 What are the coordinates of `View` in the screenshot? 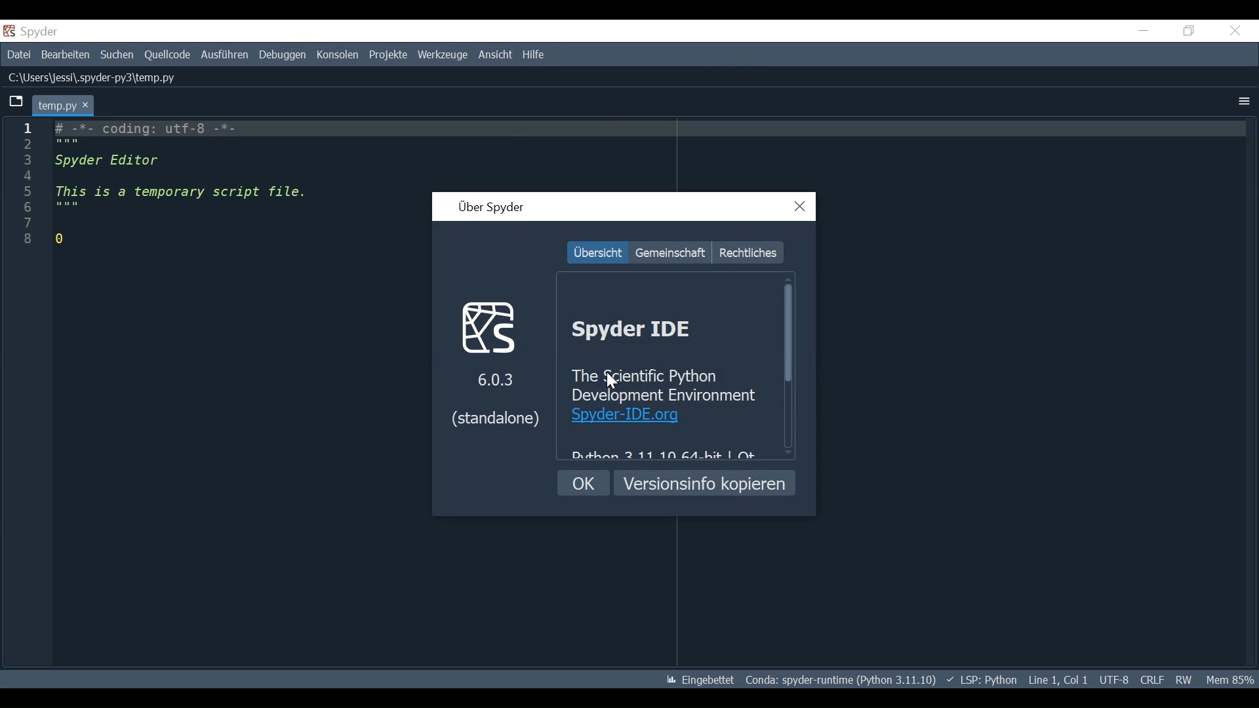 It's located at (494, 56).